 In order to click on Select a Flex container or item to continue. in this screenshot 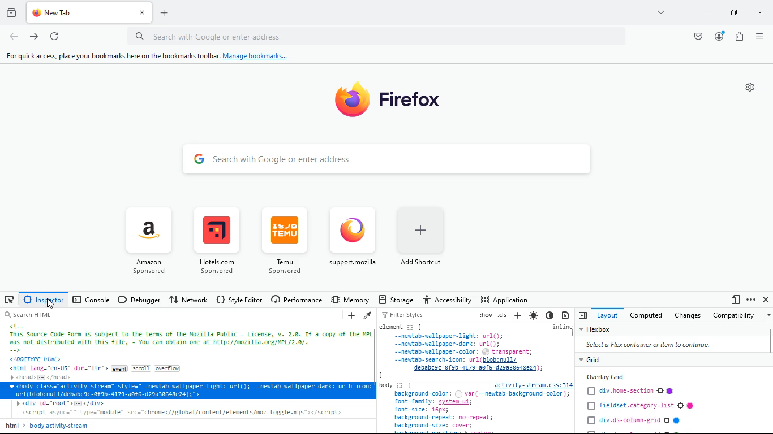, I will do `click(645, 346)`.